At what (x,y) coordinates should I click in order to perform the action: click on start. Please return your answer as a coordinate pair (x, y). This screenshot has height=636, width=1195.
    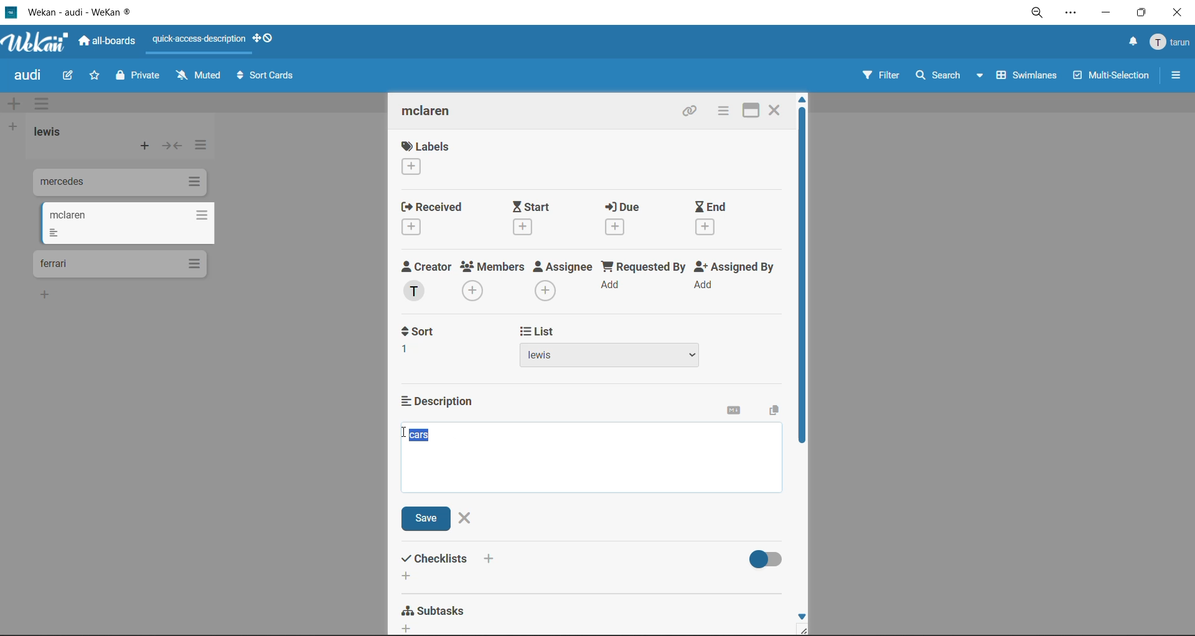
    Looking at the image, I should click on (536, 218).